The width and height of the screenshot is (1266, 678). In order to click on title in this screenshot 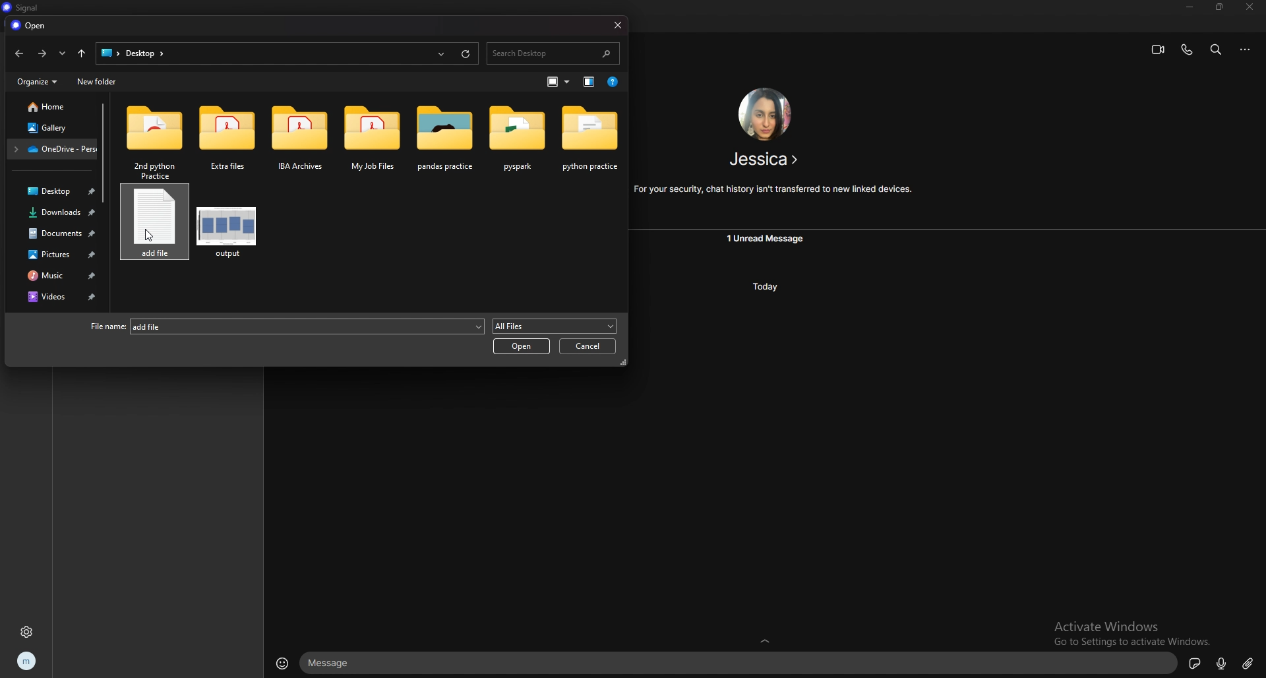, I will do `click(25, 9)`.